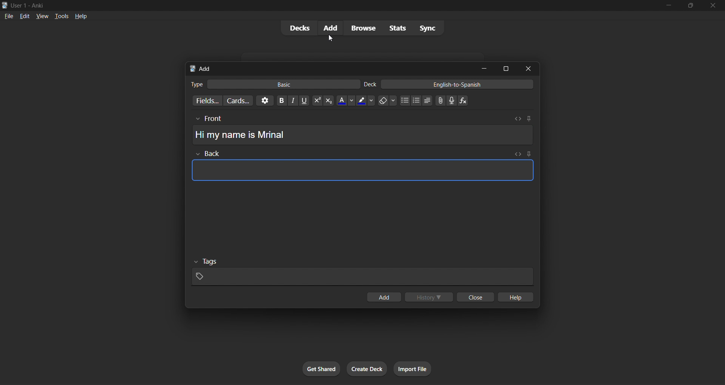  What do you see at coordinates (530, 69) in the screenshot?
I see `close` at bounding box center [530, 69].